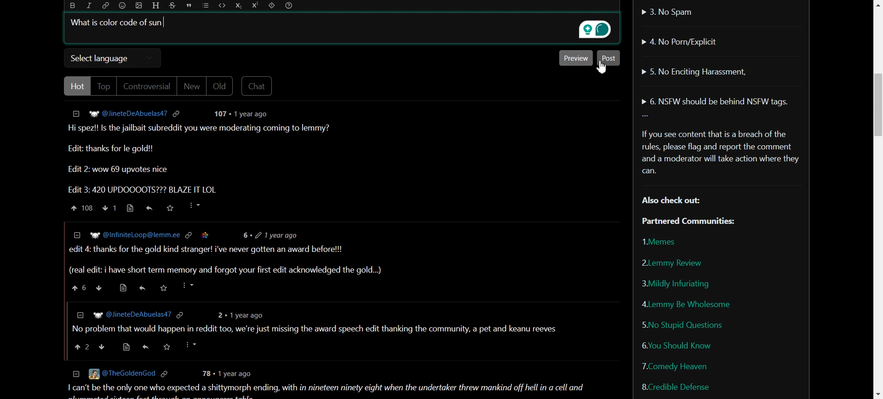  Describe the element at coordinates (192, 86) in the screenshot. I see `New` at that location.